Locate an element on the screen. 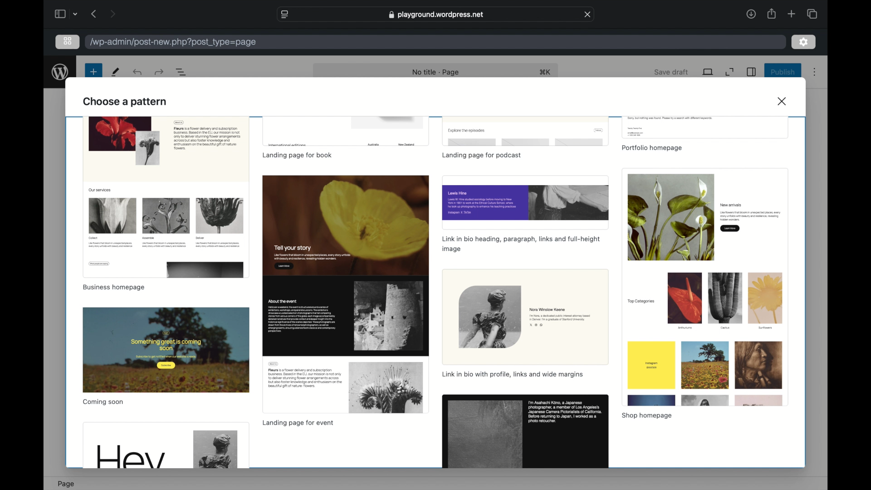  tools is located at coordinates (116, 72).